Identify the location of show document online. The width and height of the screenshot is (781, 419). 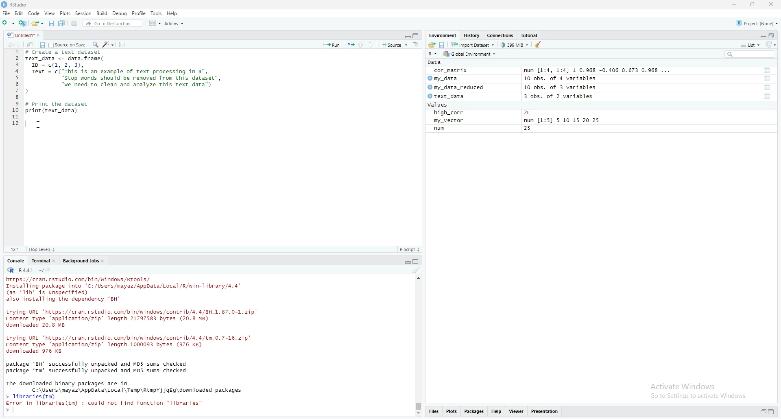
(417, 45).